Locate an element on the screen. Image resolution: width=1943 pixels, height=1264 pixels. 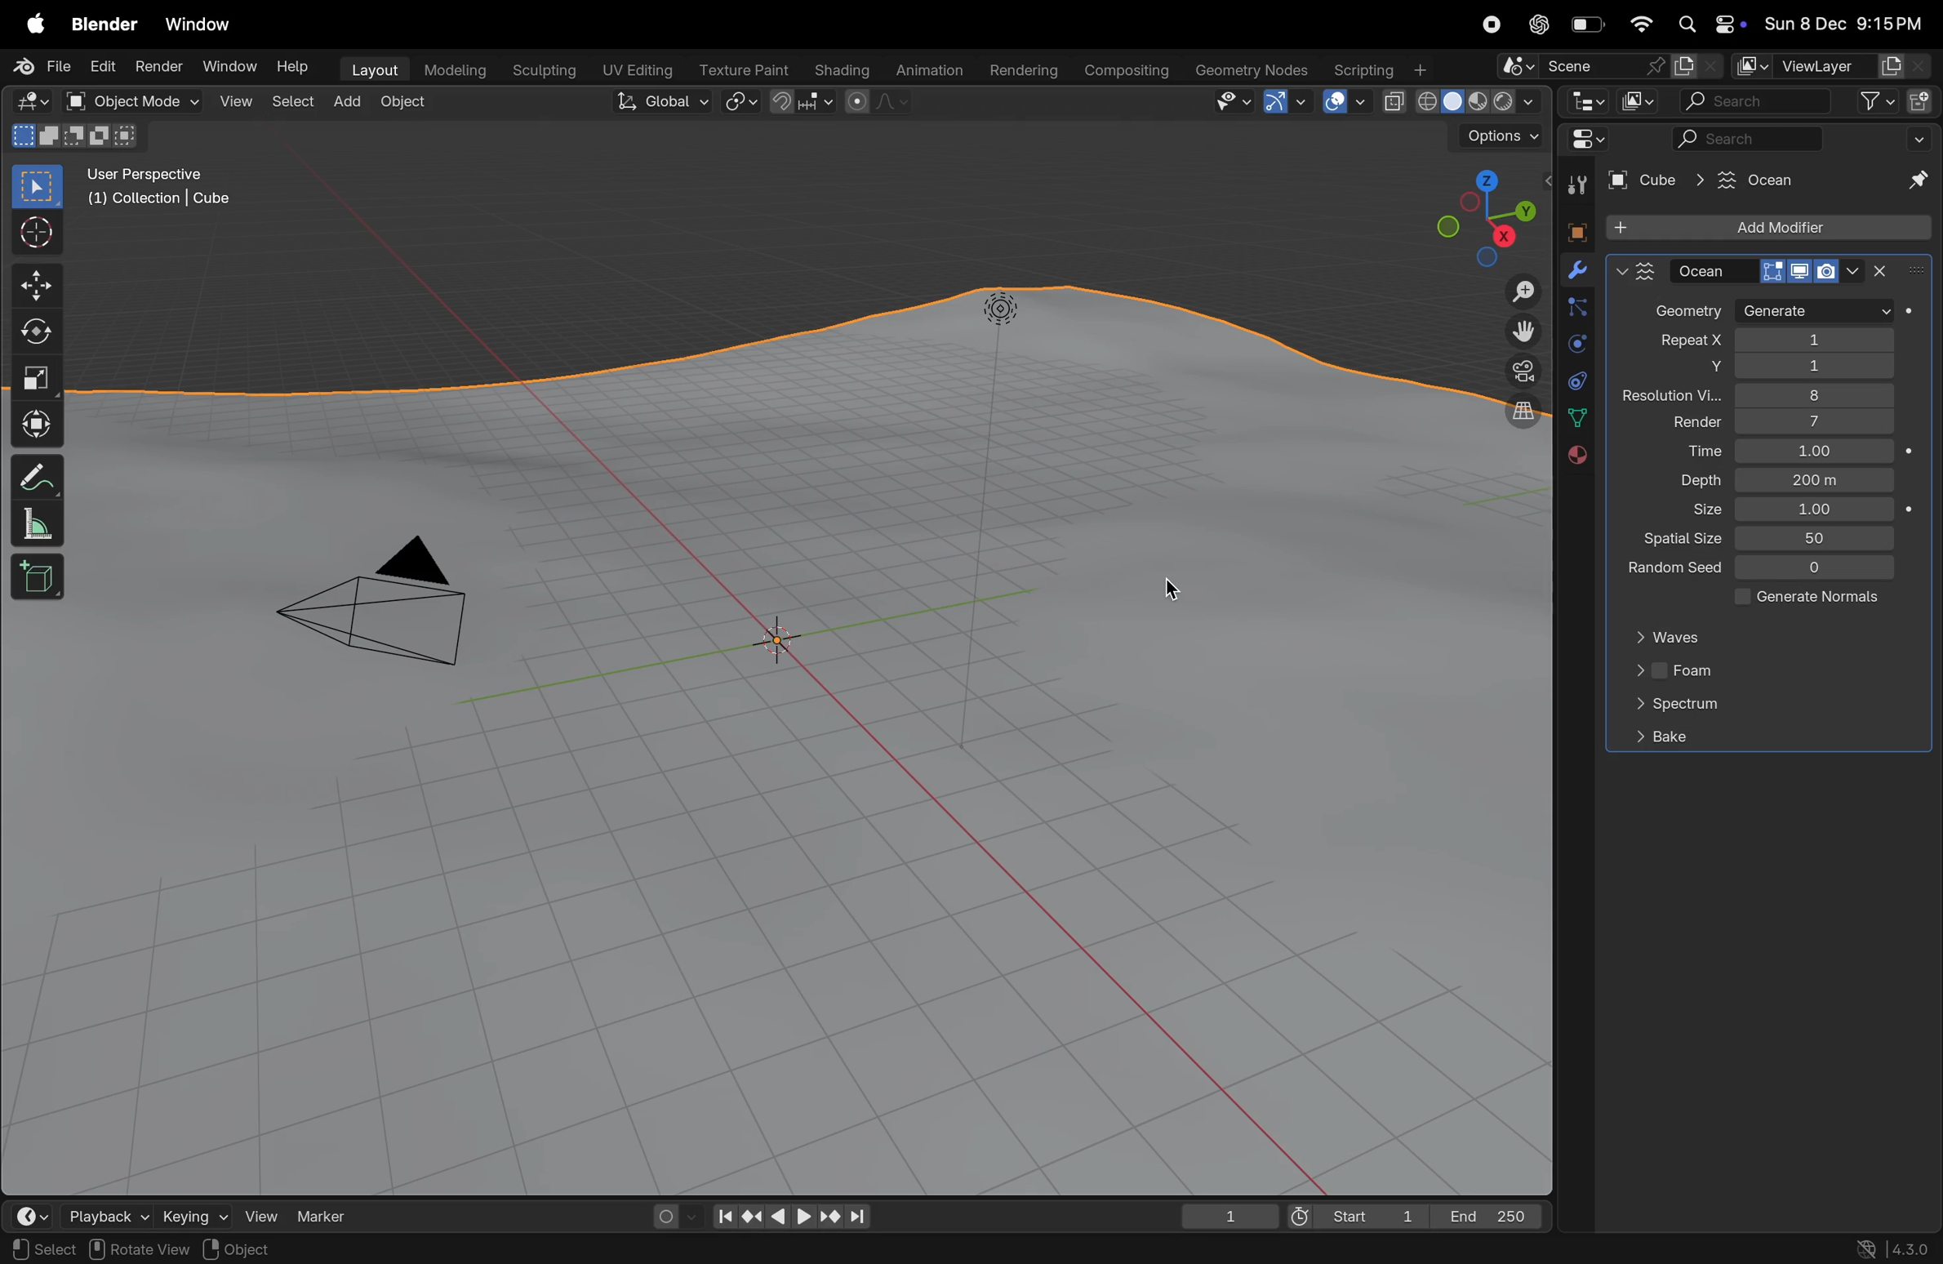
use collection cube is located at coordinates (157, 203).